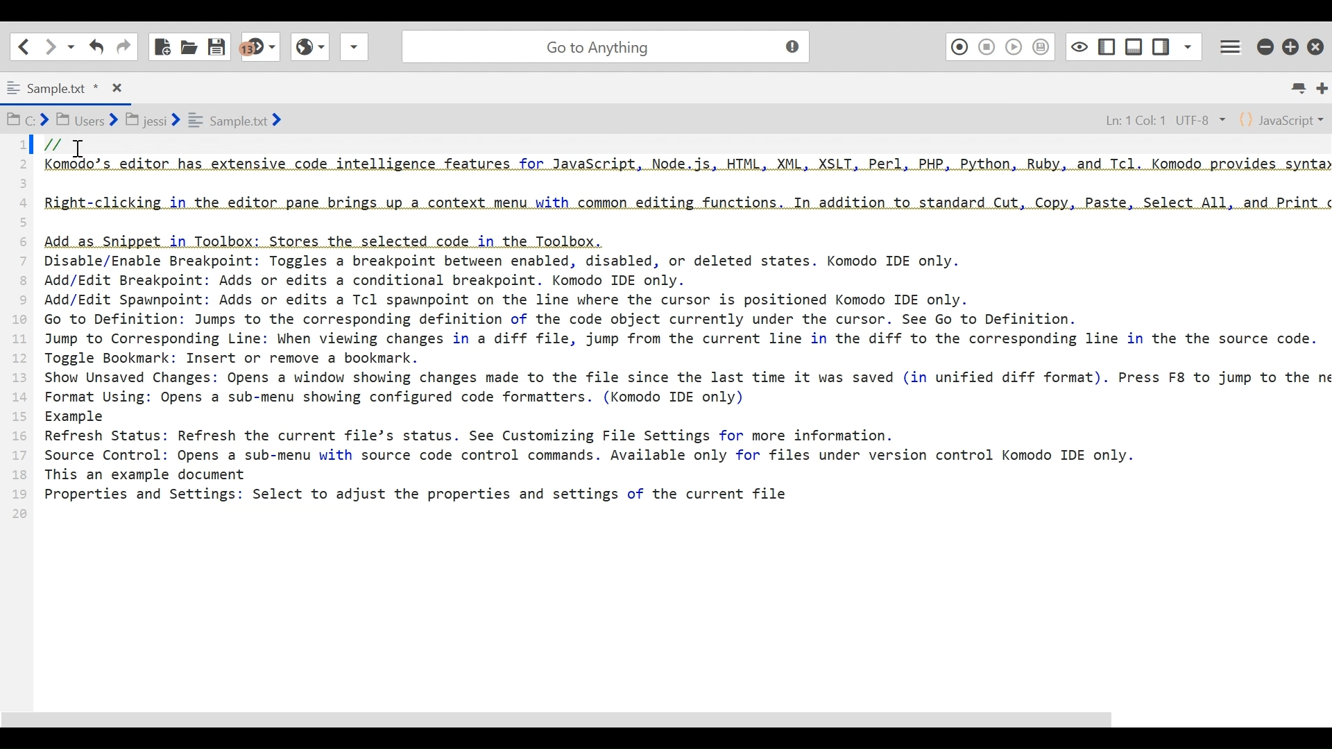 This screenshot has height=749, width=1332. Describe the element at coordinates (1134, 44) in the screenshot. I see `Show/Hide Bottom Panel` at that location.